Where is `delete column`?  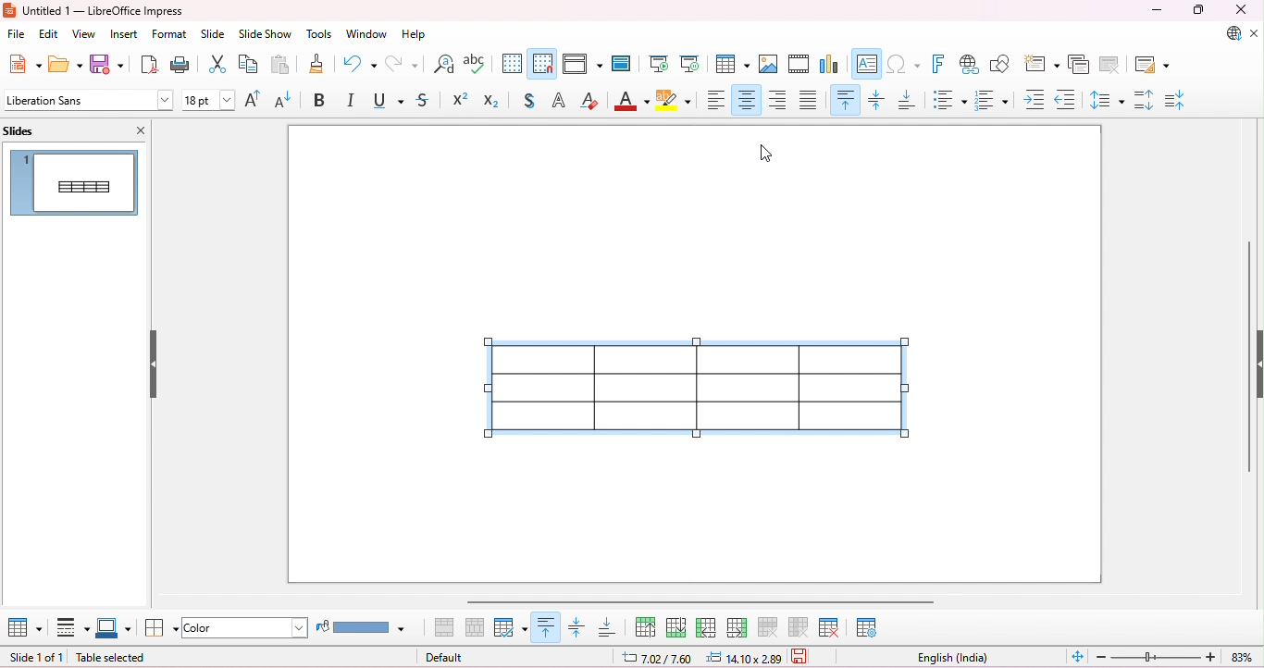
delete column is located at coordinates (801, 628).